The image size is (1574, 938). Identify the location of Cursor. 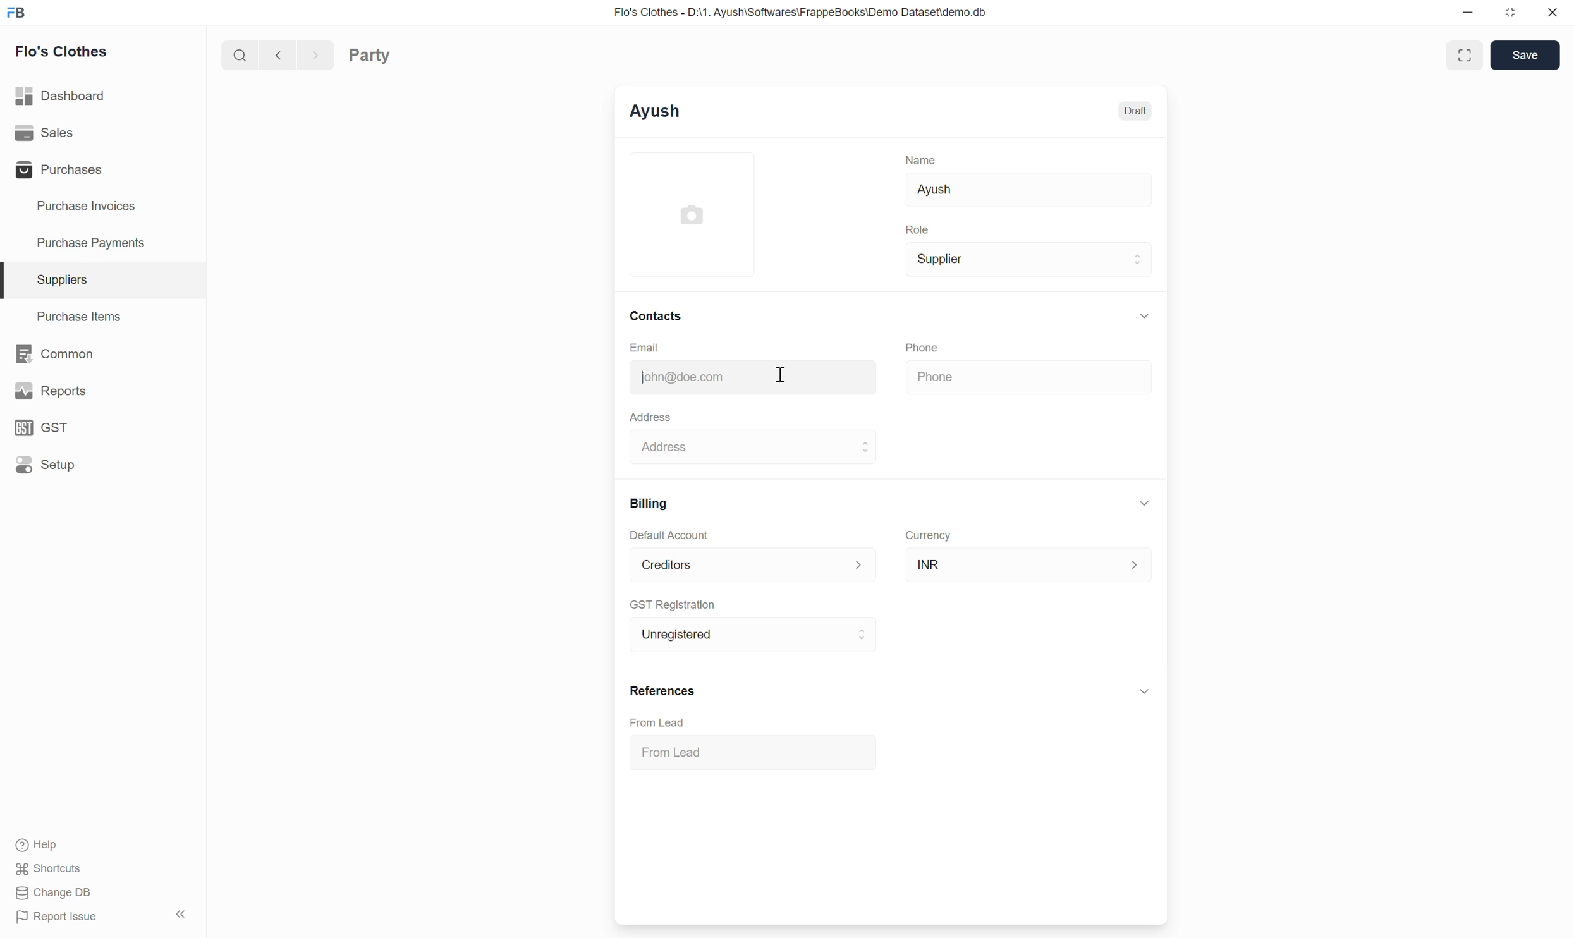
(780, 375).